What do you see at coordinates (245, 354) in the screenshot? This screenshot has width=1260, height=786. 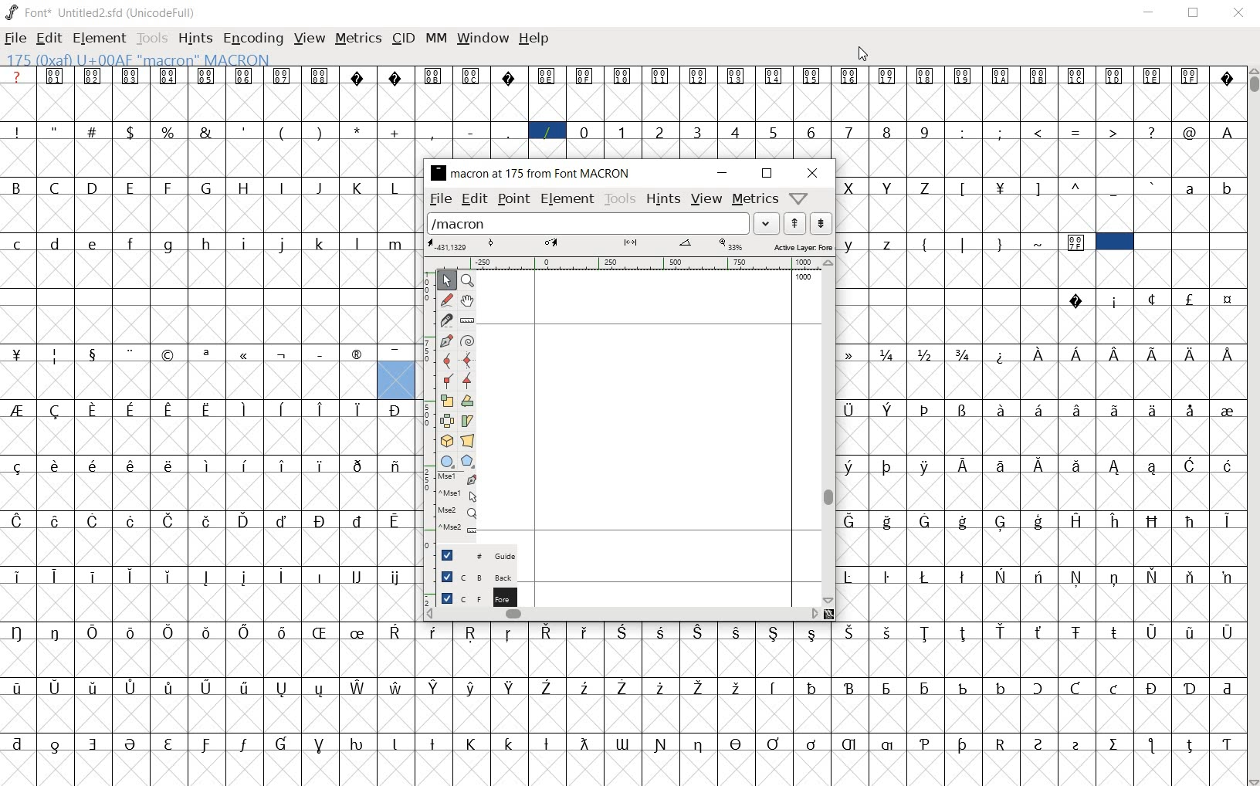 I see `Symbol` at bounding box center [245, 354].